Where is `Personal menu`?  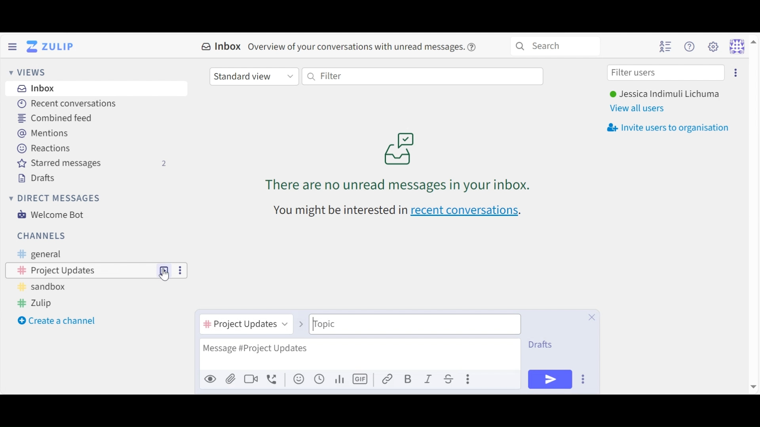 Personal menu is located at coordinates (742, 46).